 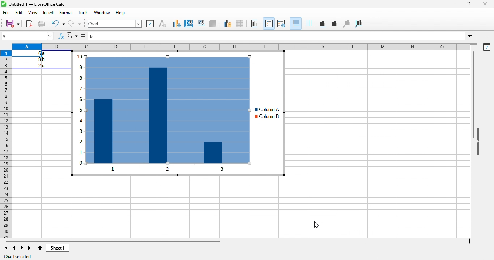 I want to click on format, so click(x=67, y=12).